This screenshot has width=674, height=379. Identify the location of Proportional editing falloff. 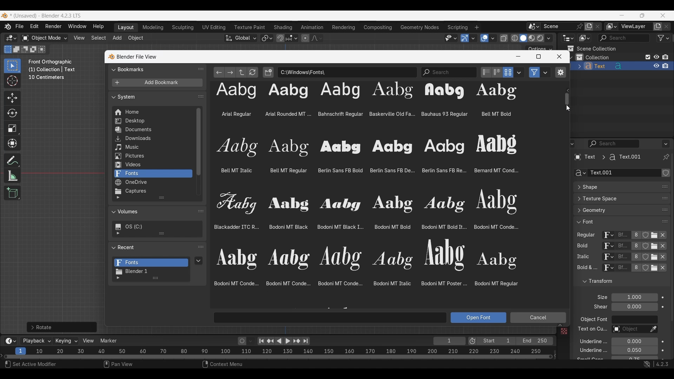
(317, 38).